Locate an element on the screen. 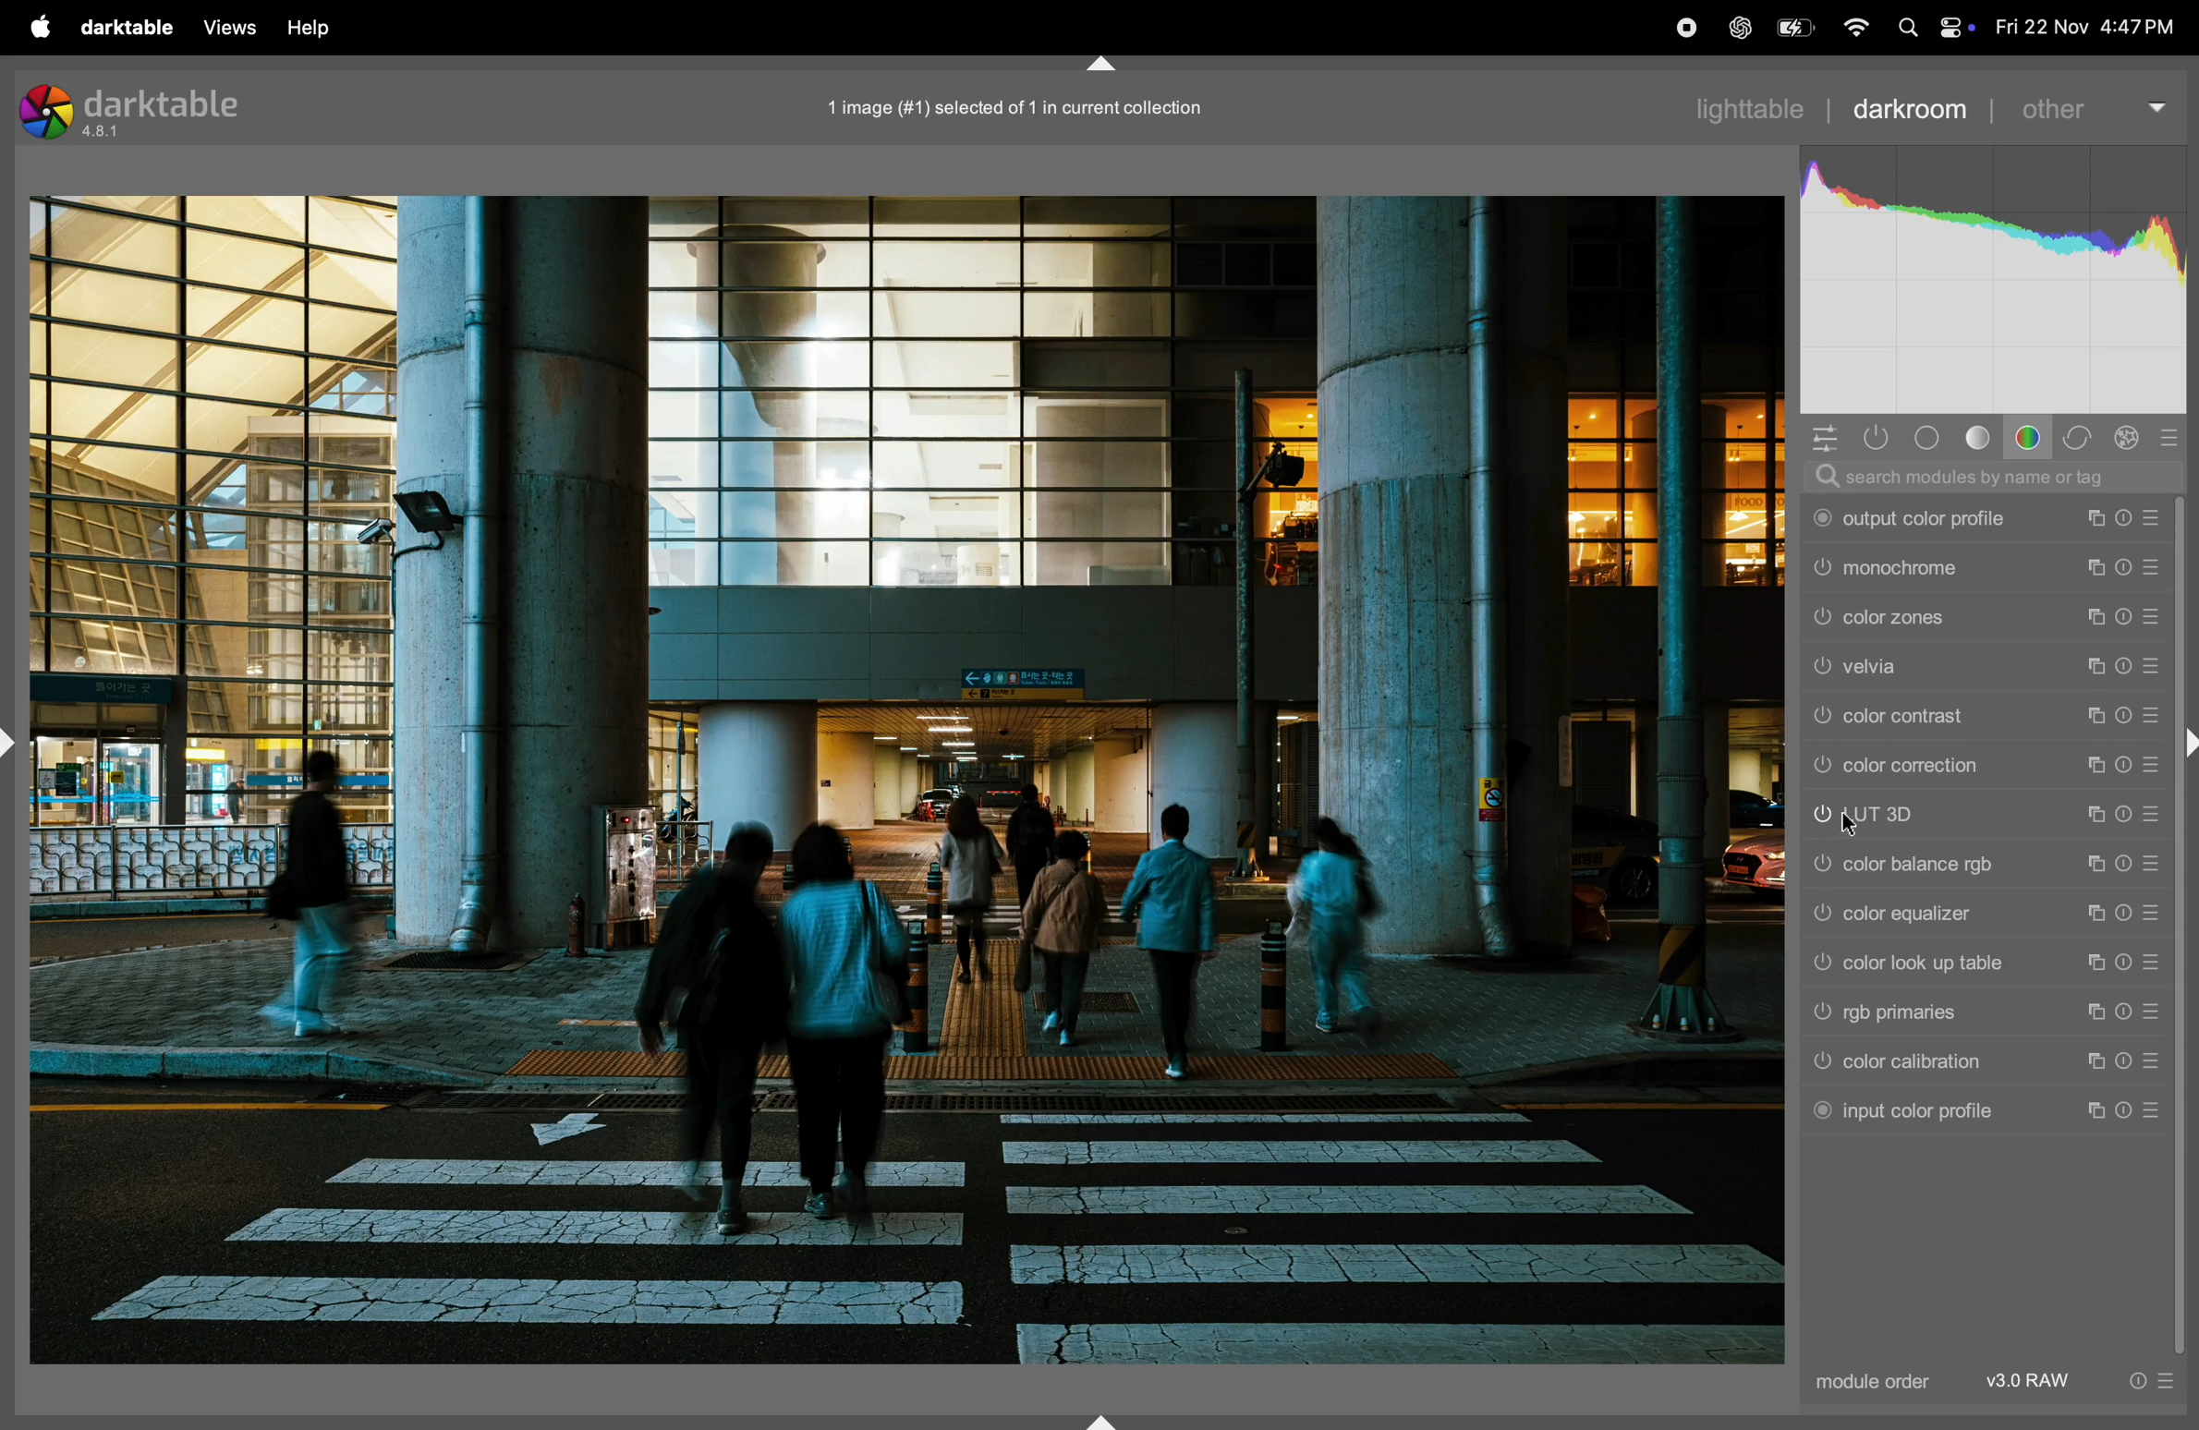  correct is located at coordinates (2079, 436).